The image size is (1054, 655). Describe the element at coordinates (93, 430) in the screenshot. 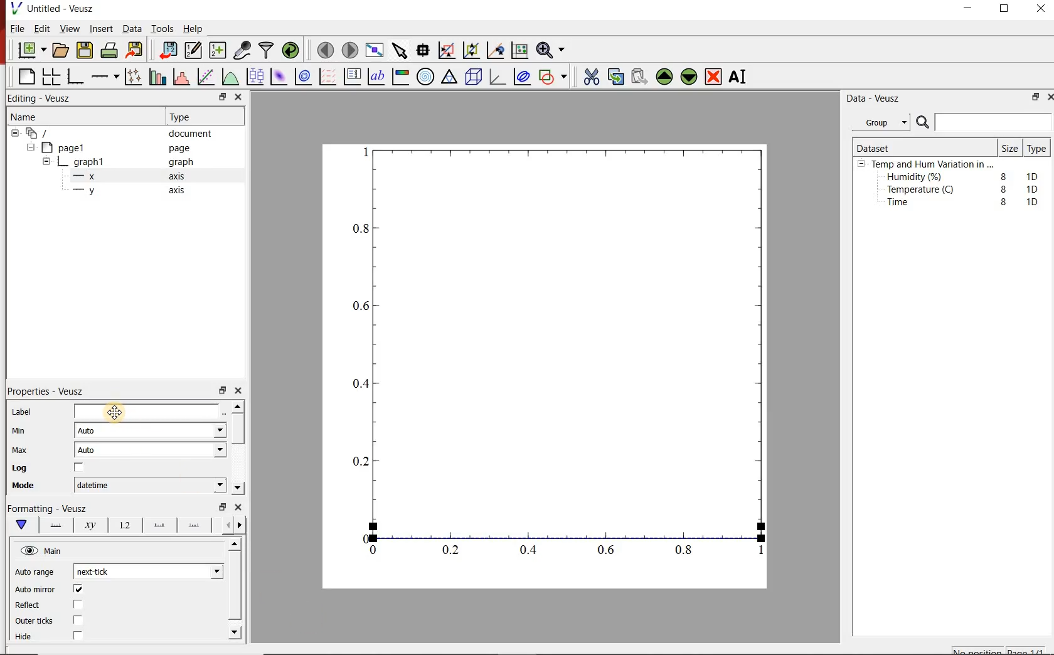

I see `Auto` at that location.